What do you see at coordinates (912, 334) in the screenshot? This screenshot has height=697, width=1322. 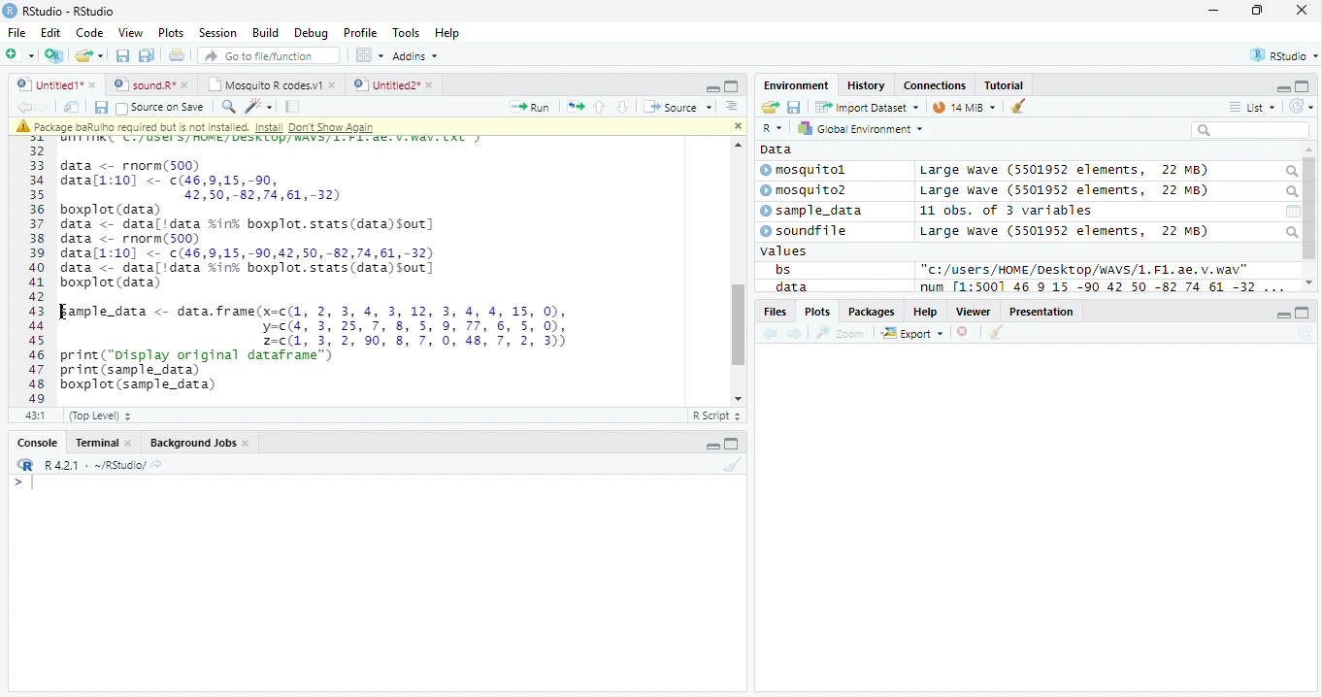 I see `Export` at bounding box center [912, 334].